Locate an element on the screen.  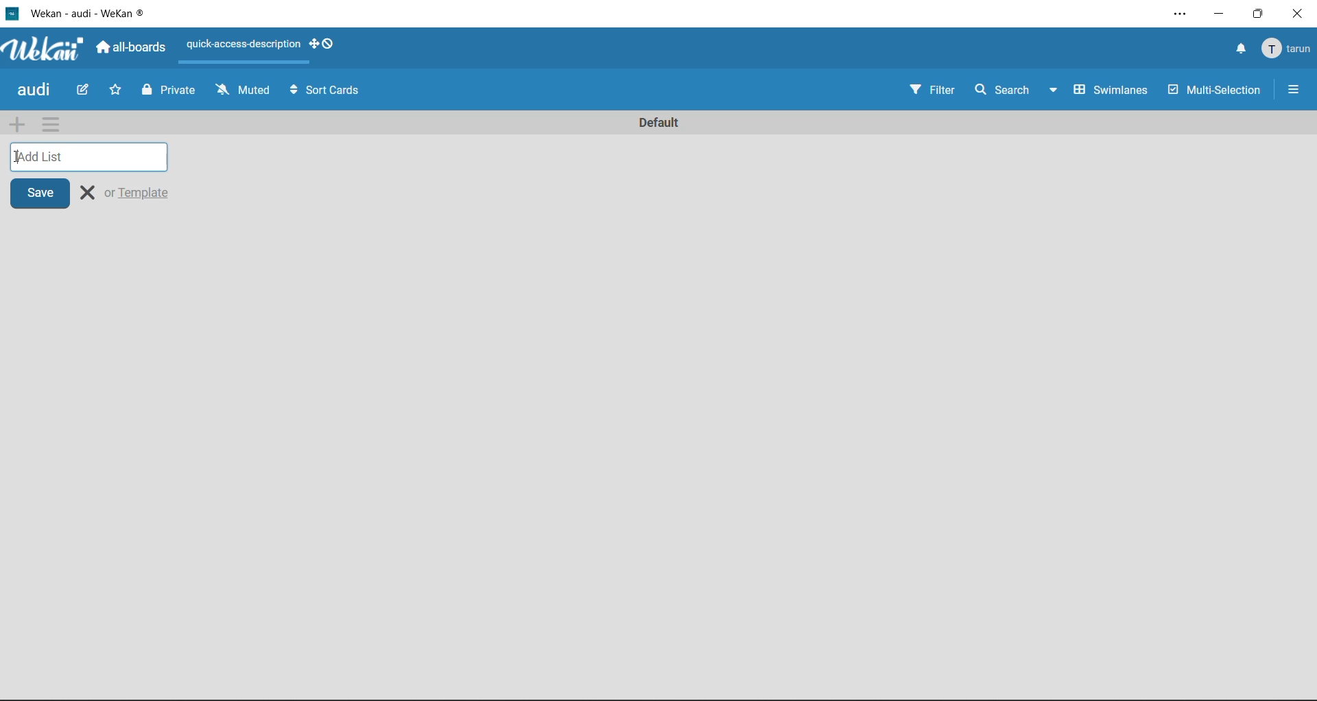
close is located at coordinates (1301, 13).